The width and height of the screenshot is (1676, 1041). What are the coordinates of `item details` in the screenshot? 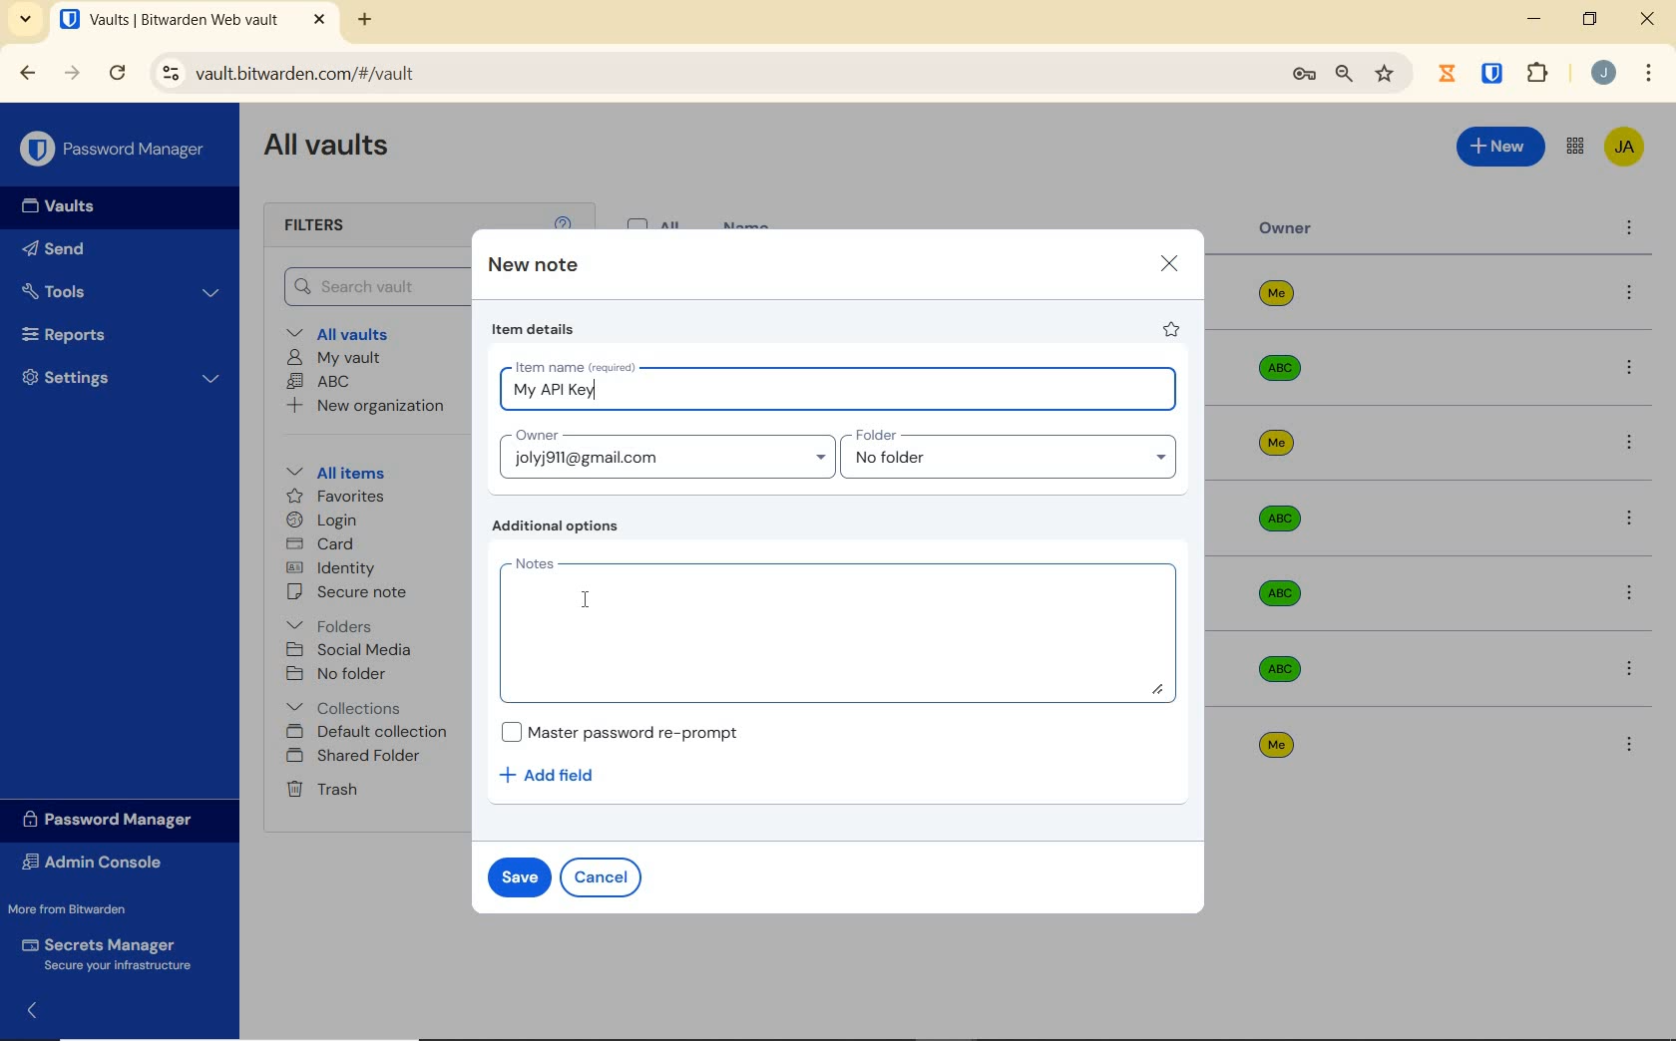 It's located at (534, 332).